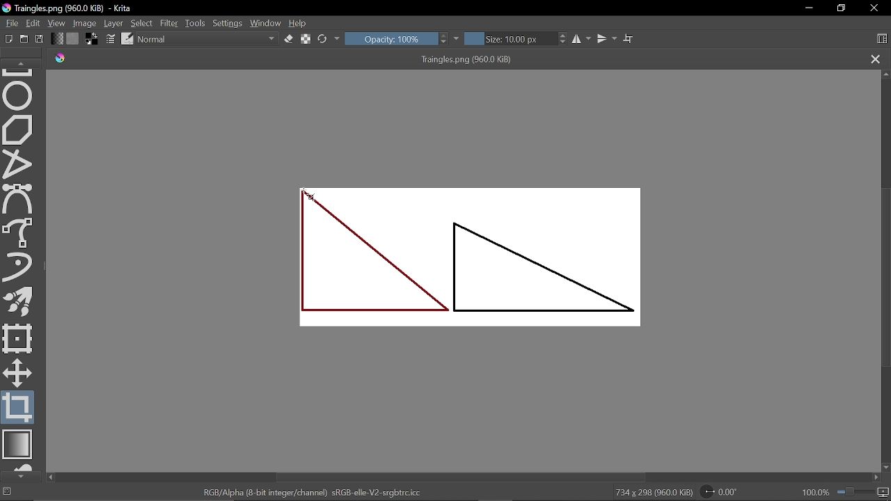 The width and height of the screenshot is (891, 501). Describe the element at coordinates (885, 279) in the screenshot. I see `Scroll bar` at that location.